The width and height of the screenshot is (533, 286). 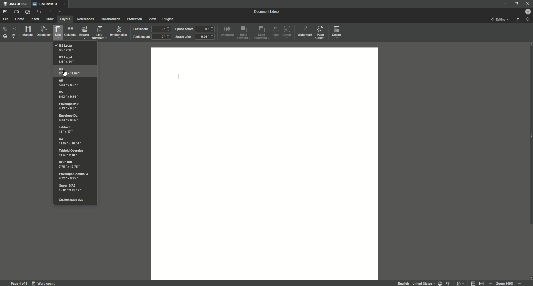 I want to click on Right indent, so click(x=141, y=37).